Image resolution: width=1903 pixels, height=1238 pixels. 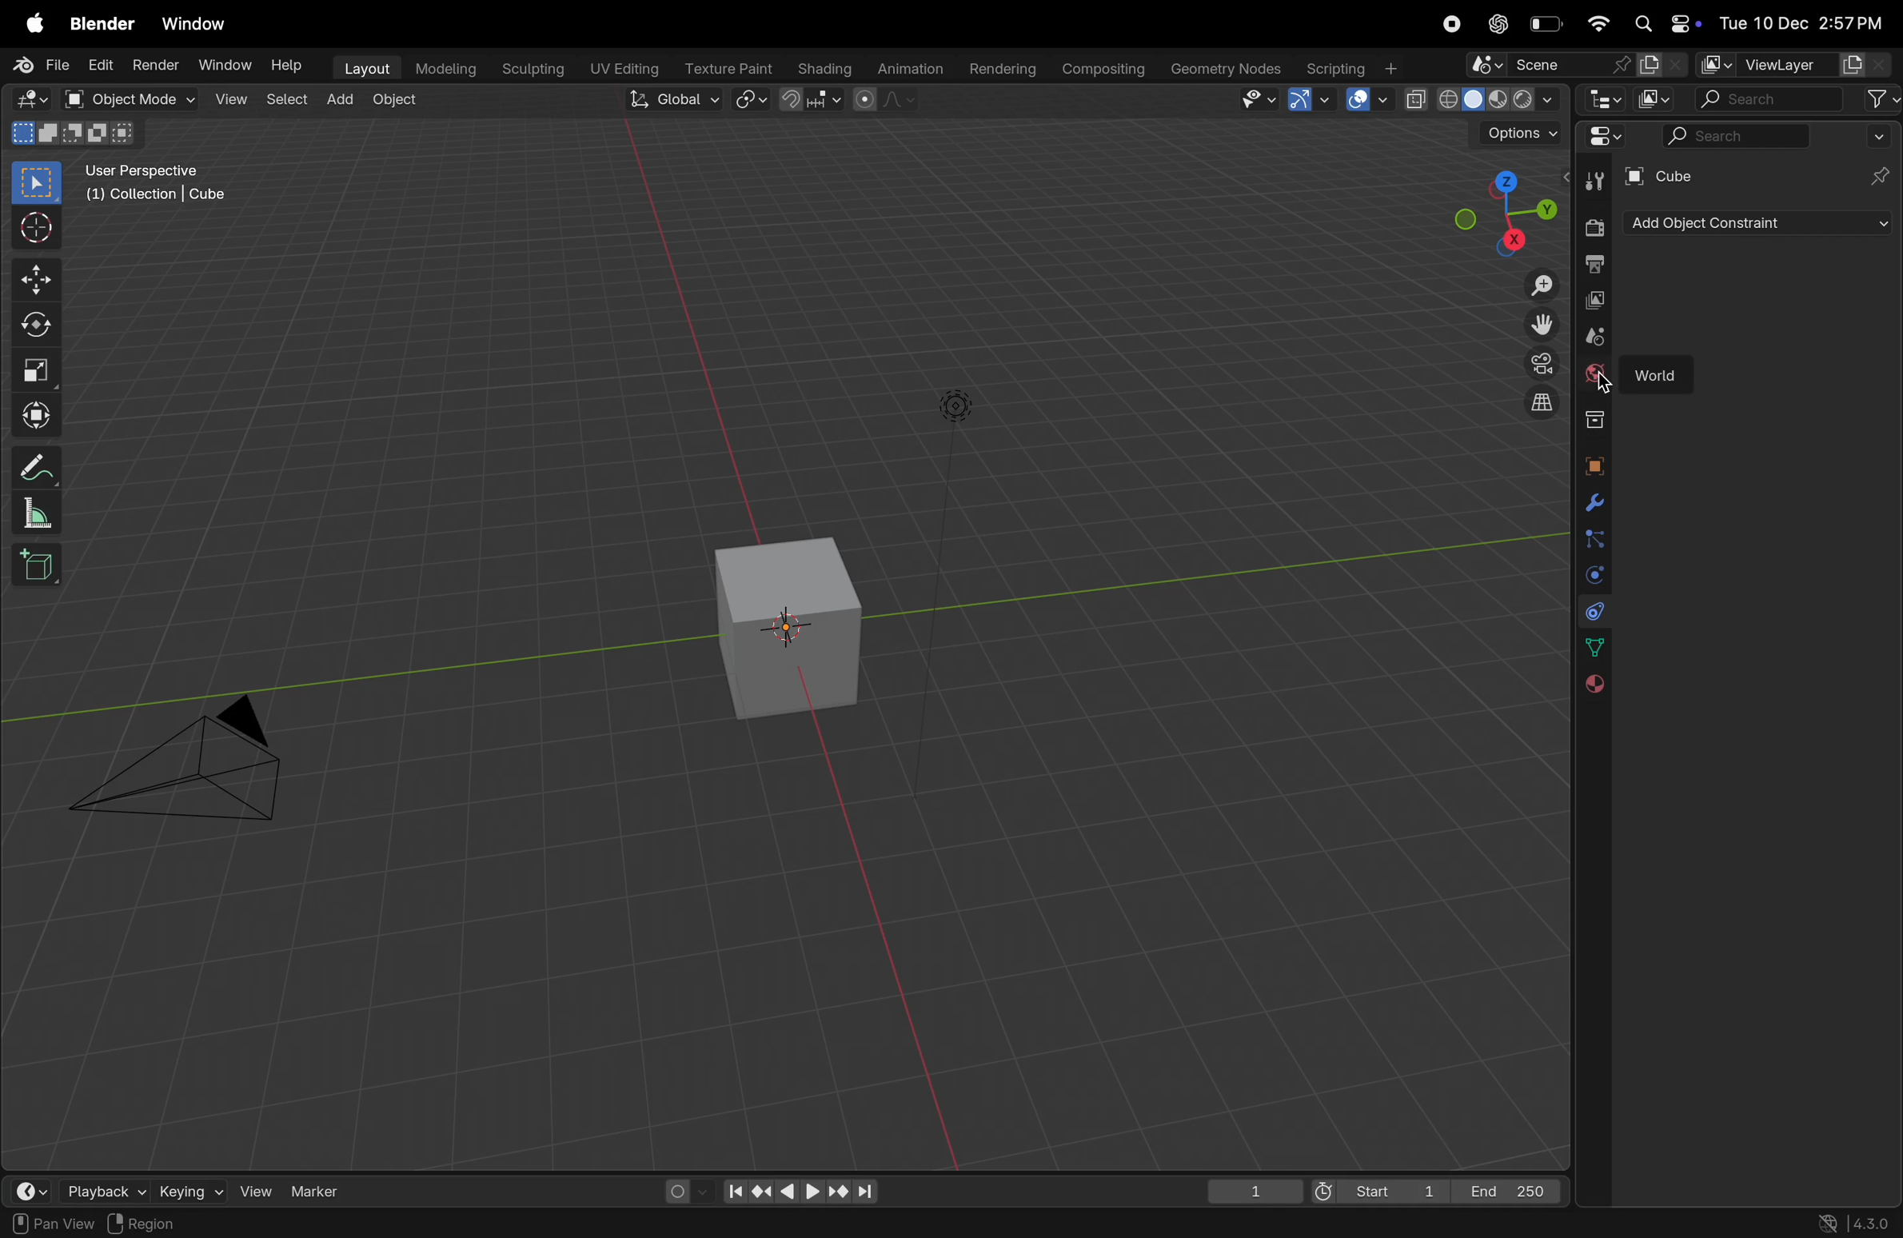 I want to click on add, so click(x=338, y=100).